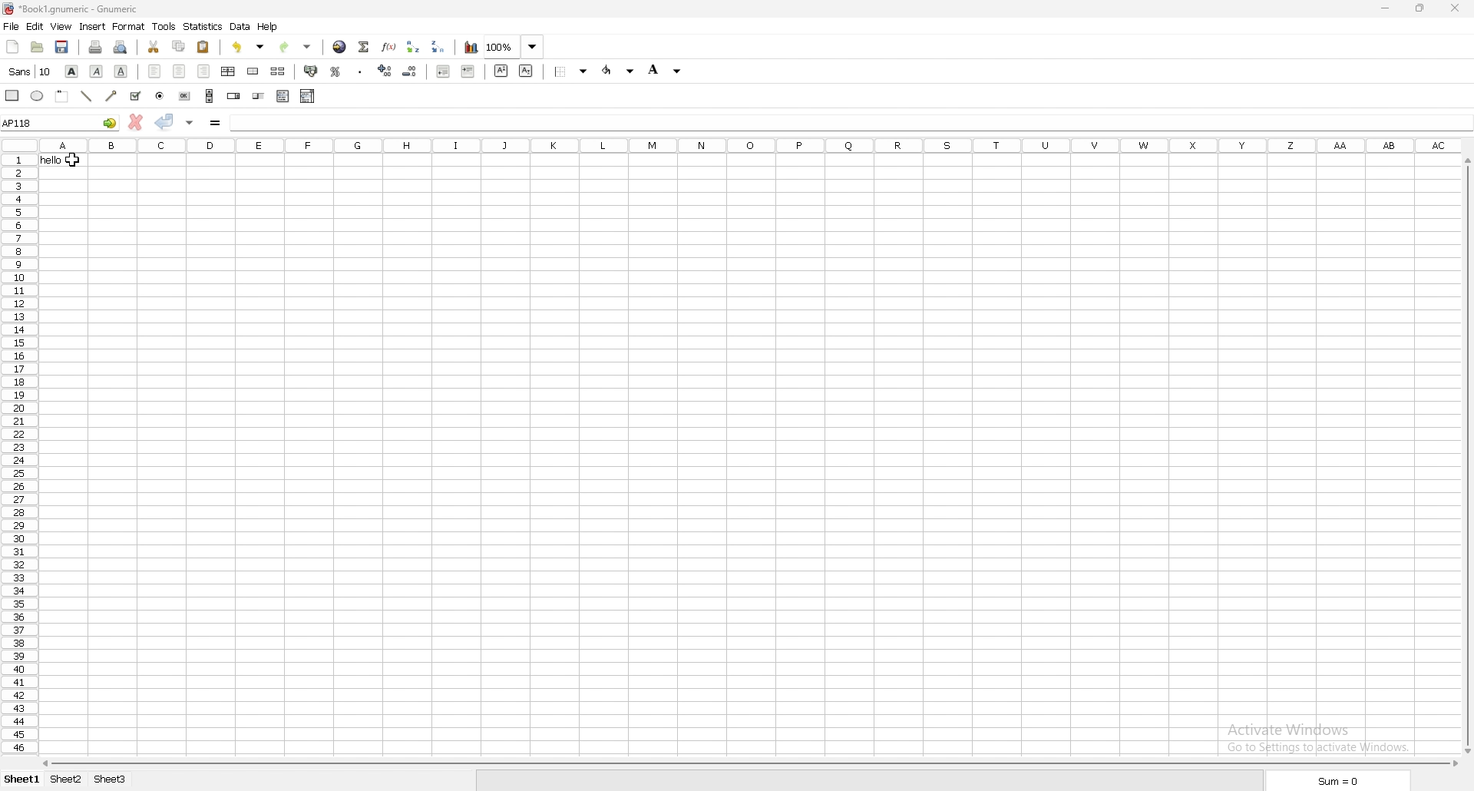 Image resolution: width=1474 pixels, height=791 pixels. Describe the element at coordinates (295, 47) in the screenshot. I see `redo` at that location.